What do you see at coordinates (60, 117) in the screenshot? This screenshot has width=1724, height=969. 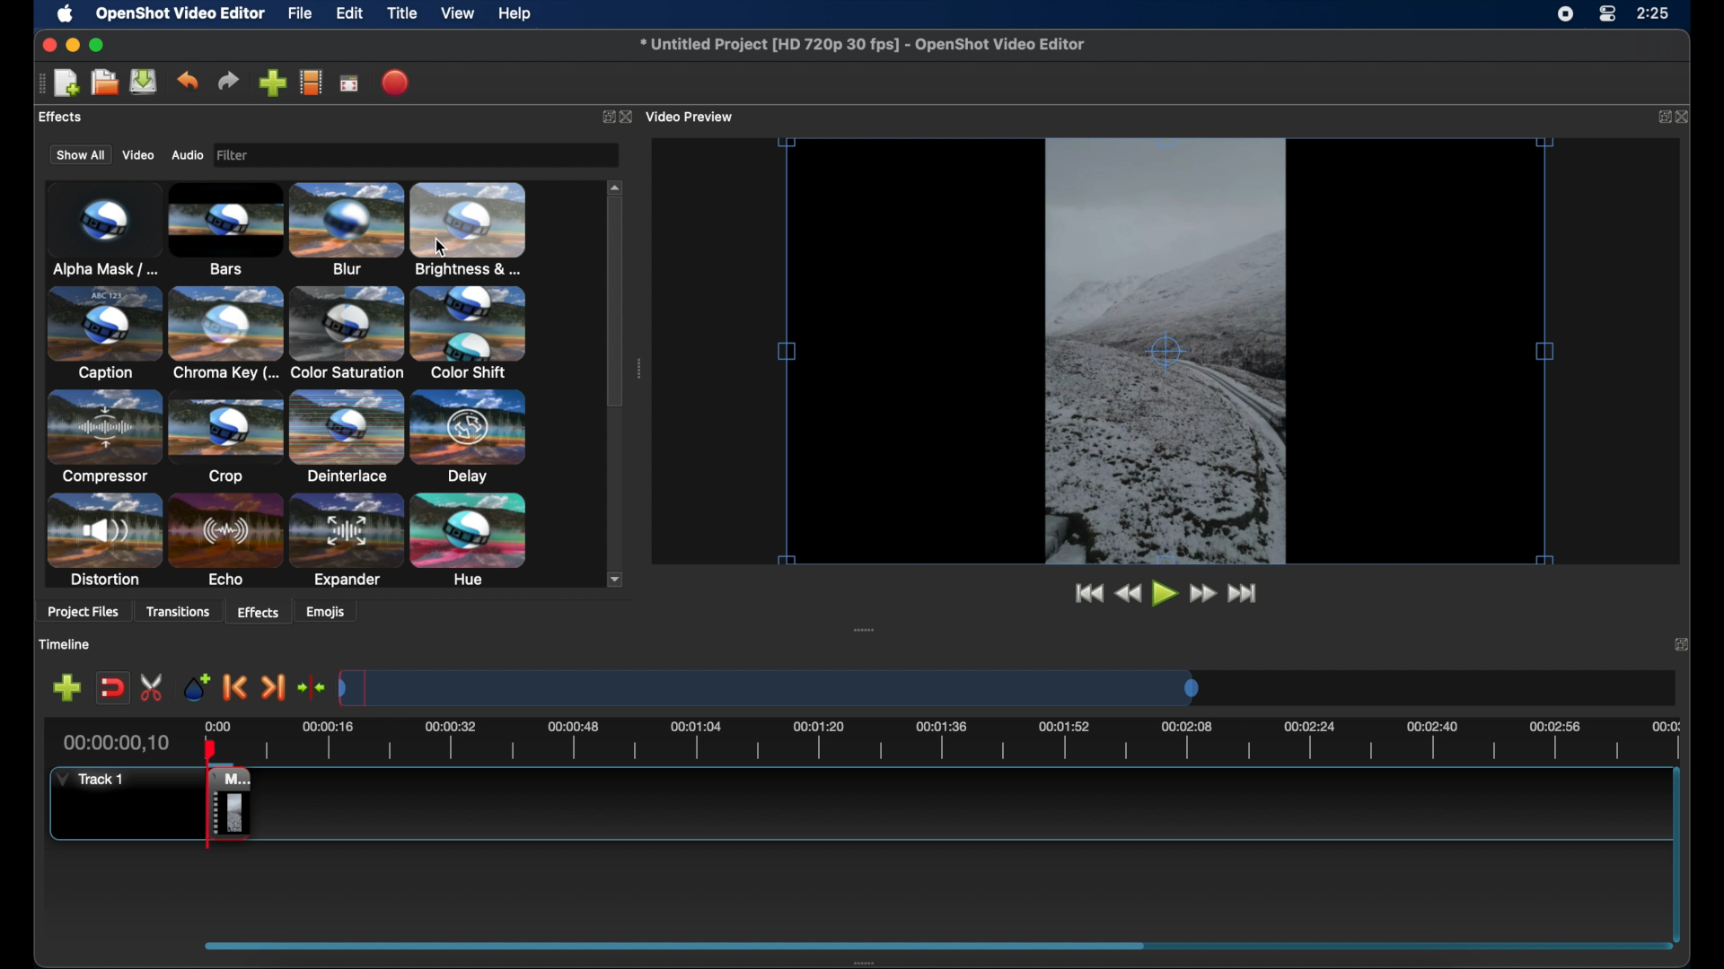 I see `effects` at bounding box center [60, 117].